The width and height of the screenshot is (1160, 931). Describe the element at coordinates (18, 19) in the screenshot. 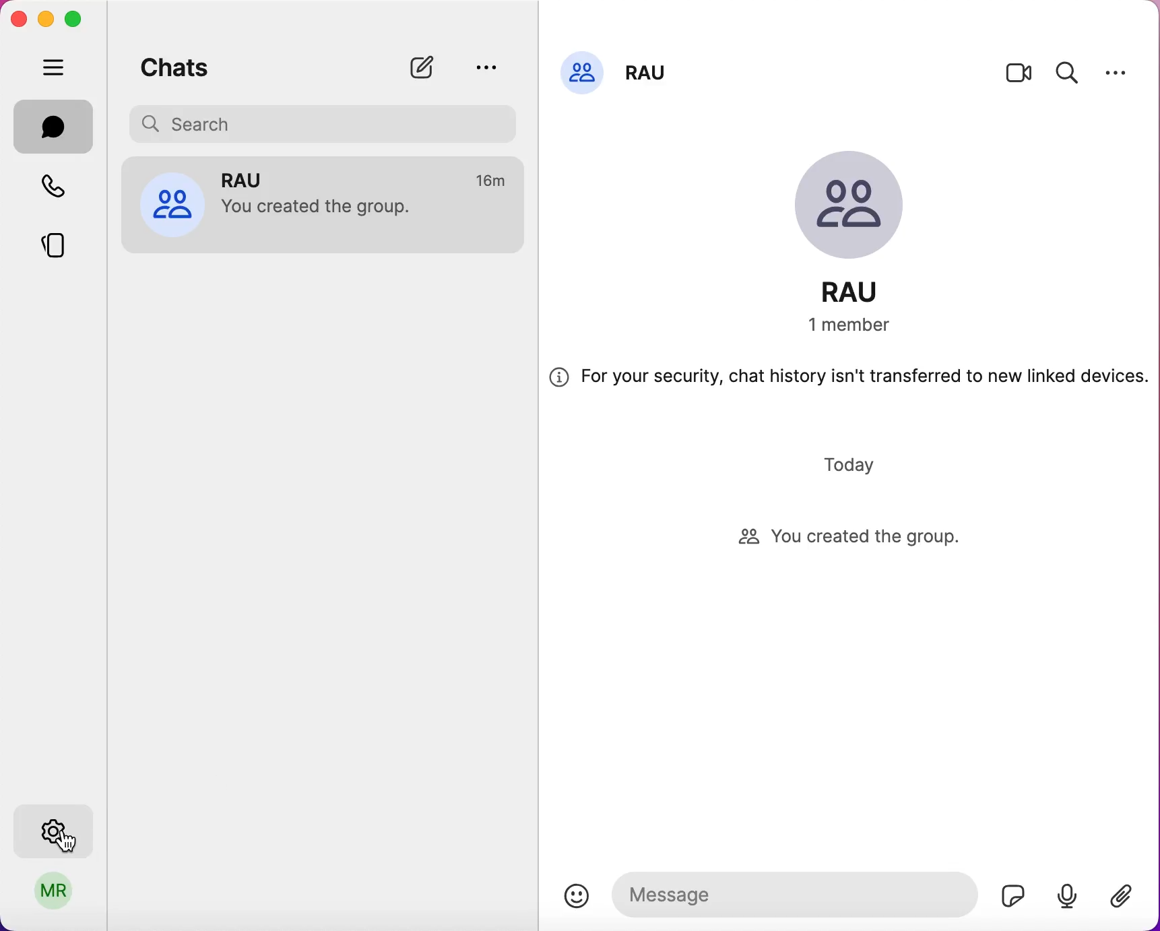

I see `close` at that location.